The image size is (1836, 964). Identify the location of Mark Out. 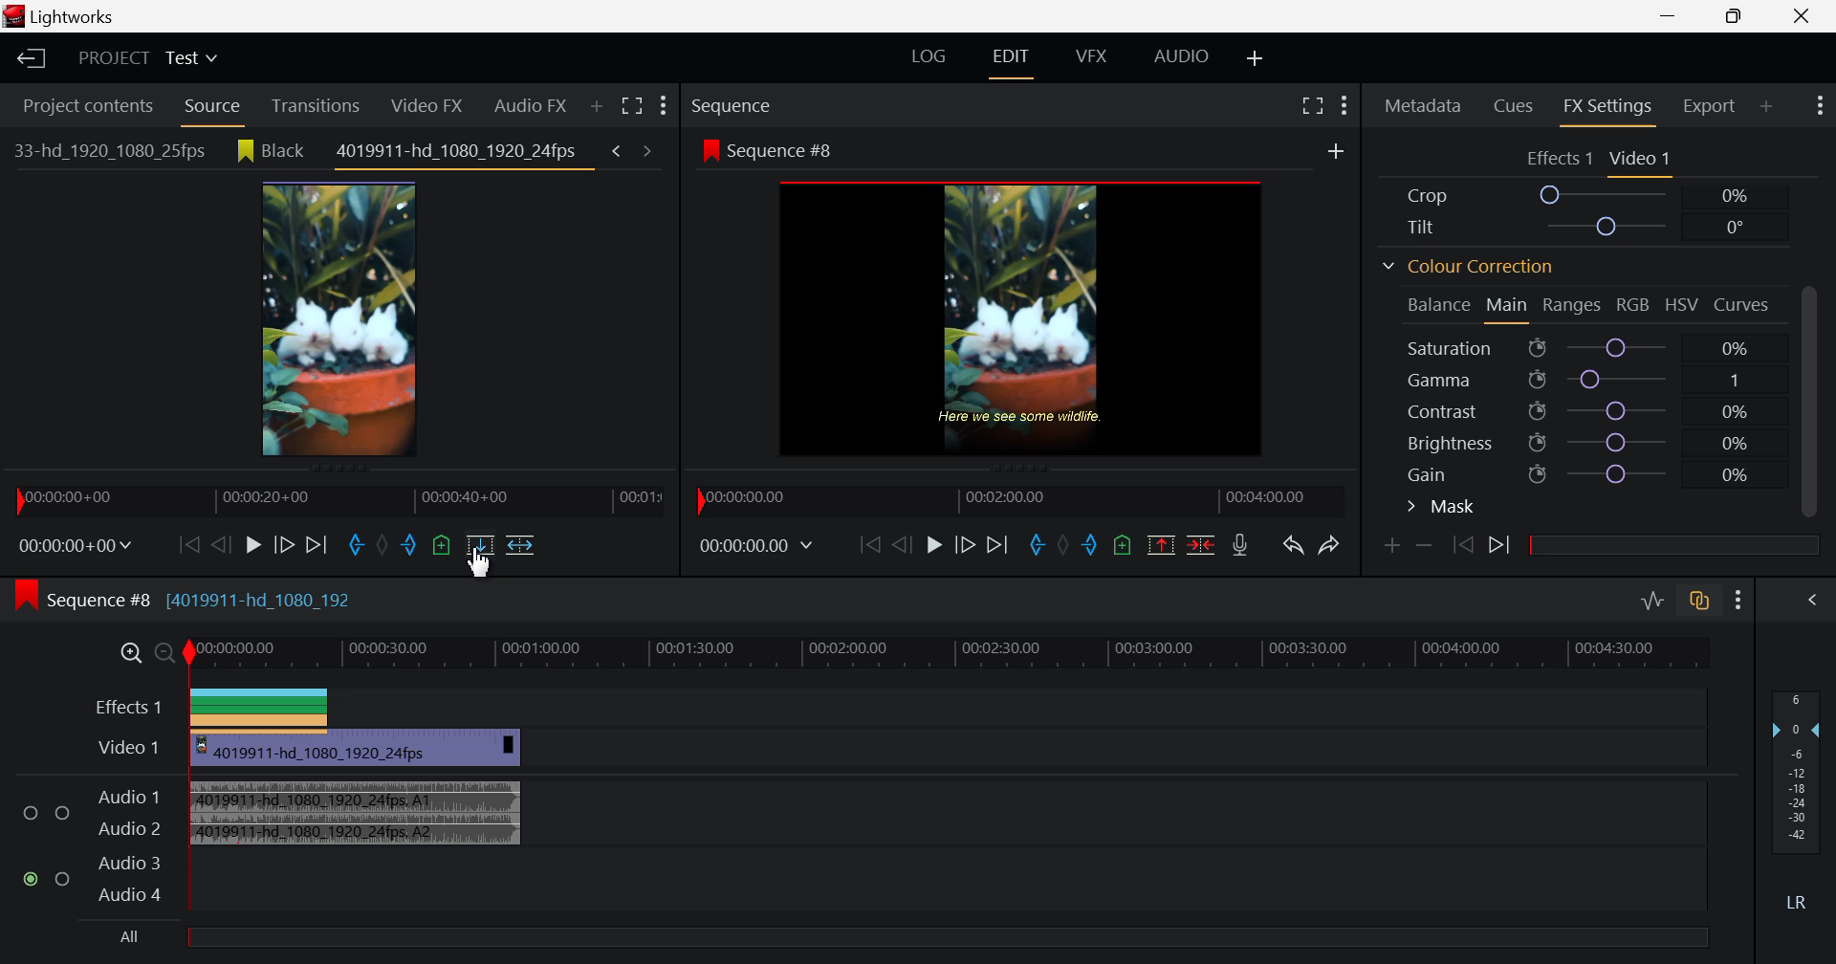
(1091, 547).